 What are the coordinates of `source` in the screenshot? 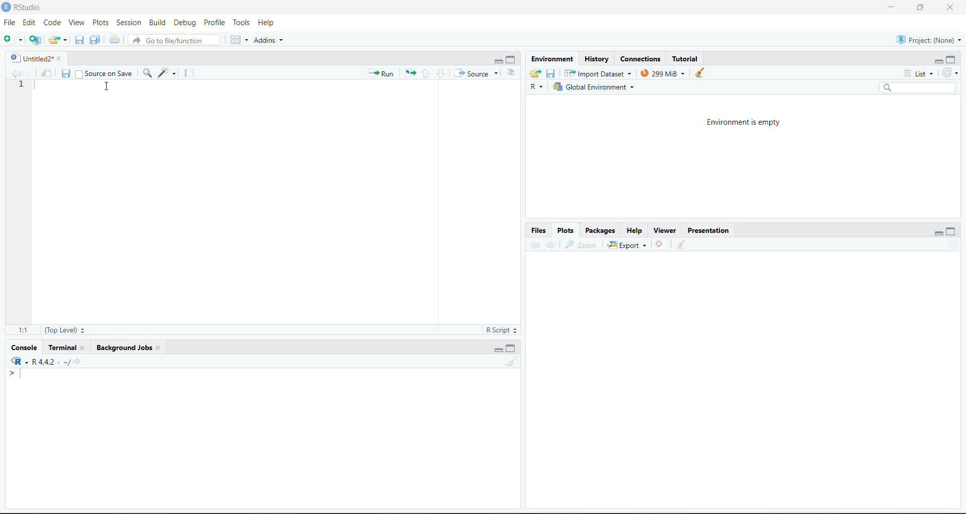 It's located at (477, 73).